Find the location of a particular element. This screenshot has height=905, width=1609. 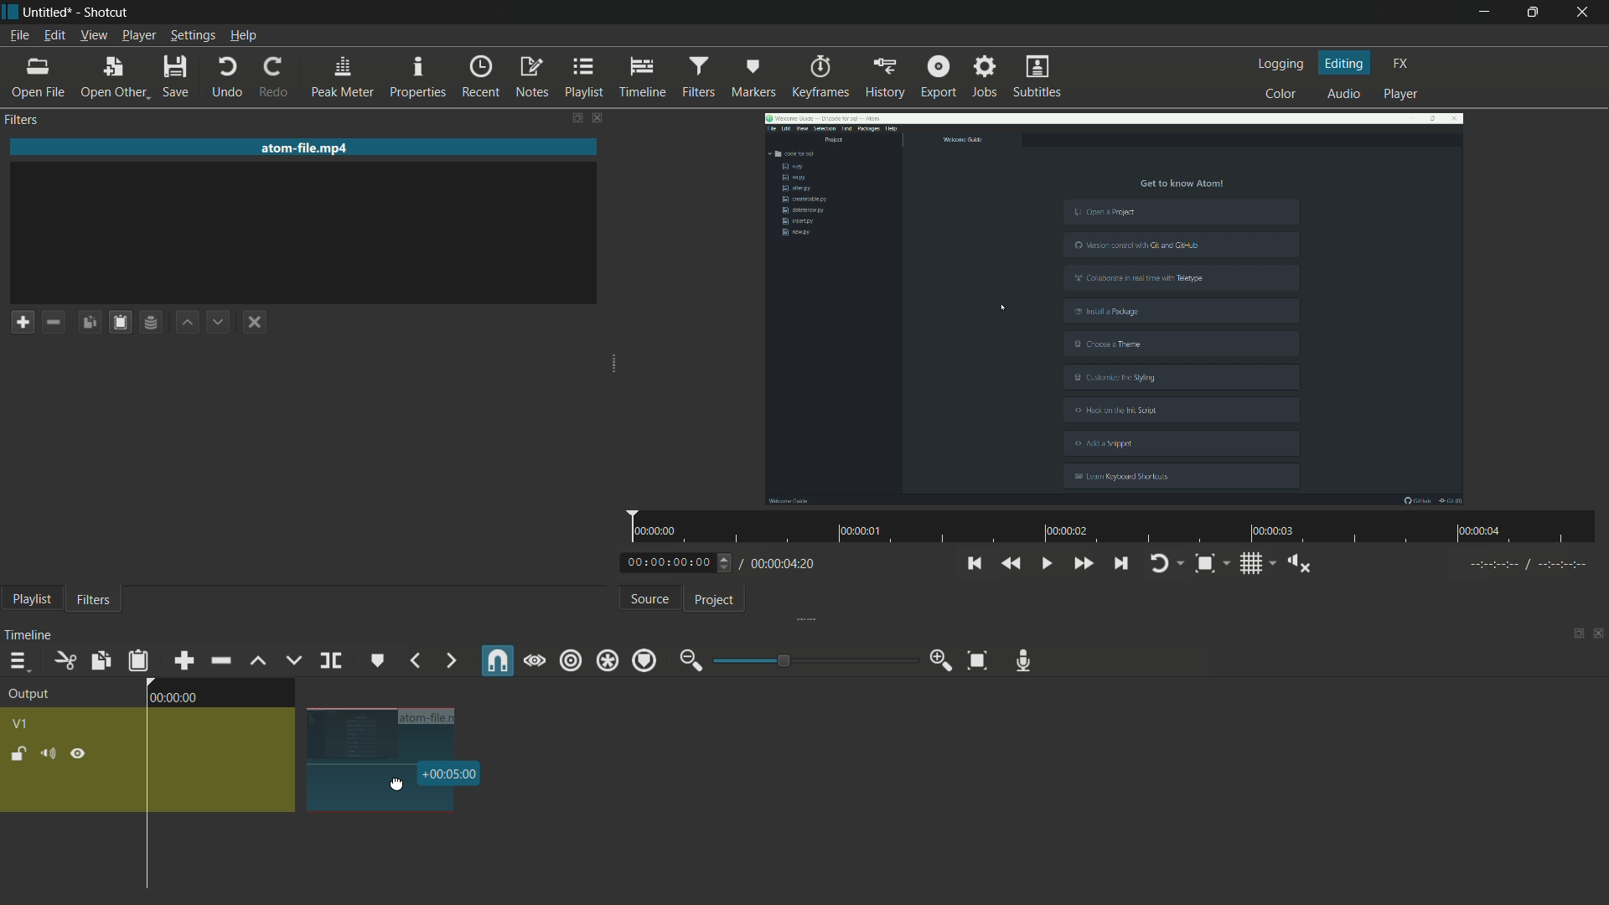

paste is located at coordinates (89, 322).